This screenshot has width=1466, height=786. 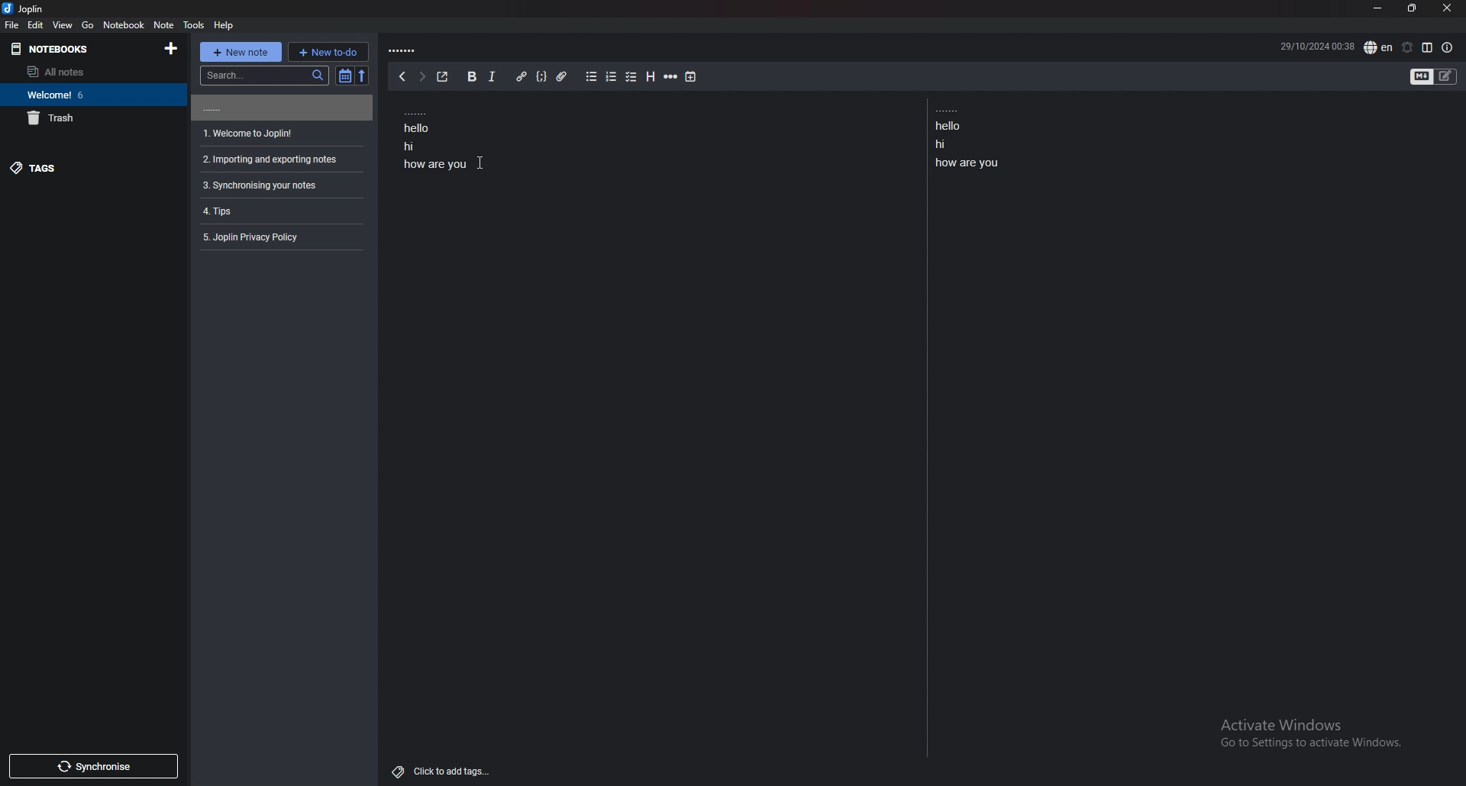 What do you see at coordinates (1413, 8) in the screenshot?
I see `resize` at bounding box center [1413, 8].